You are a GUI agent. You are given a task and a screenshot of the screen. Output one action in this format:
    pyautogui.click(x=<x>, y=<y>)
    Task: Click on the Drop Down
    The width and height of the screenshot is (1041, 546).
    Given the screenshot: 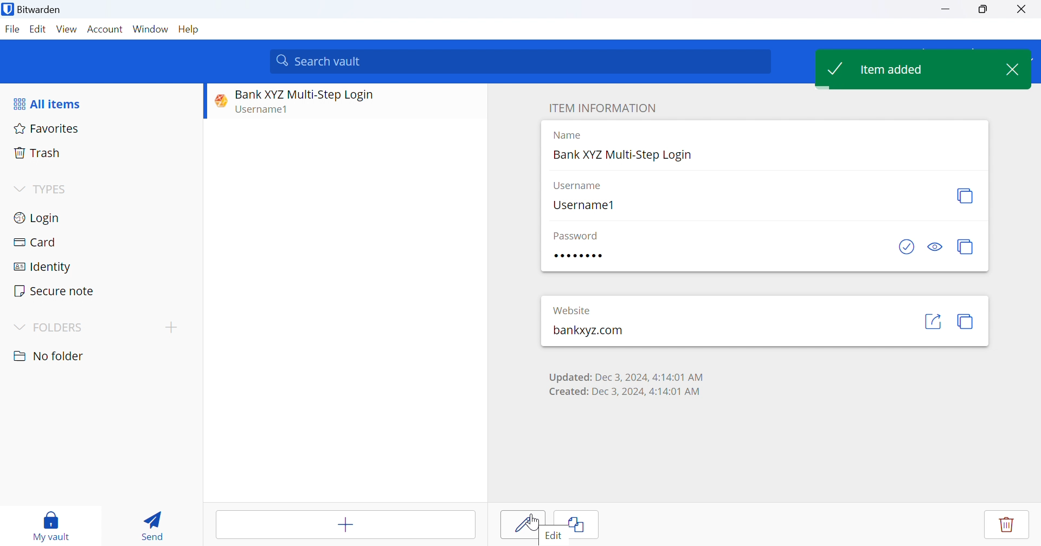 What is the action you would take?
    pyautogui.click(x=18, y=187)
    